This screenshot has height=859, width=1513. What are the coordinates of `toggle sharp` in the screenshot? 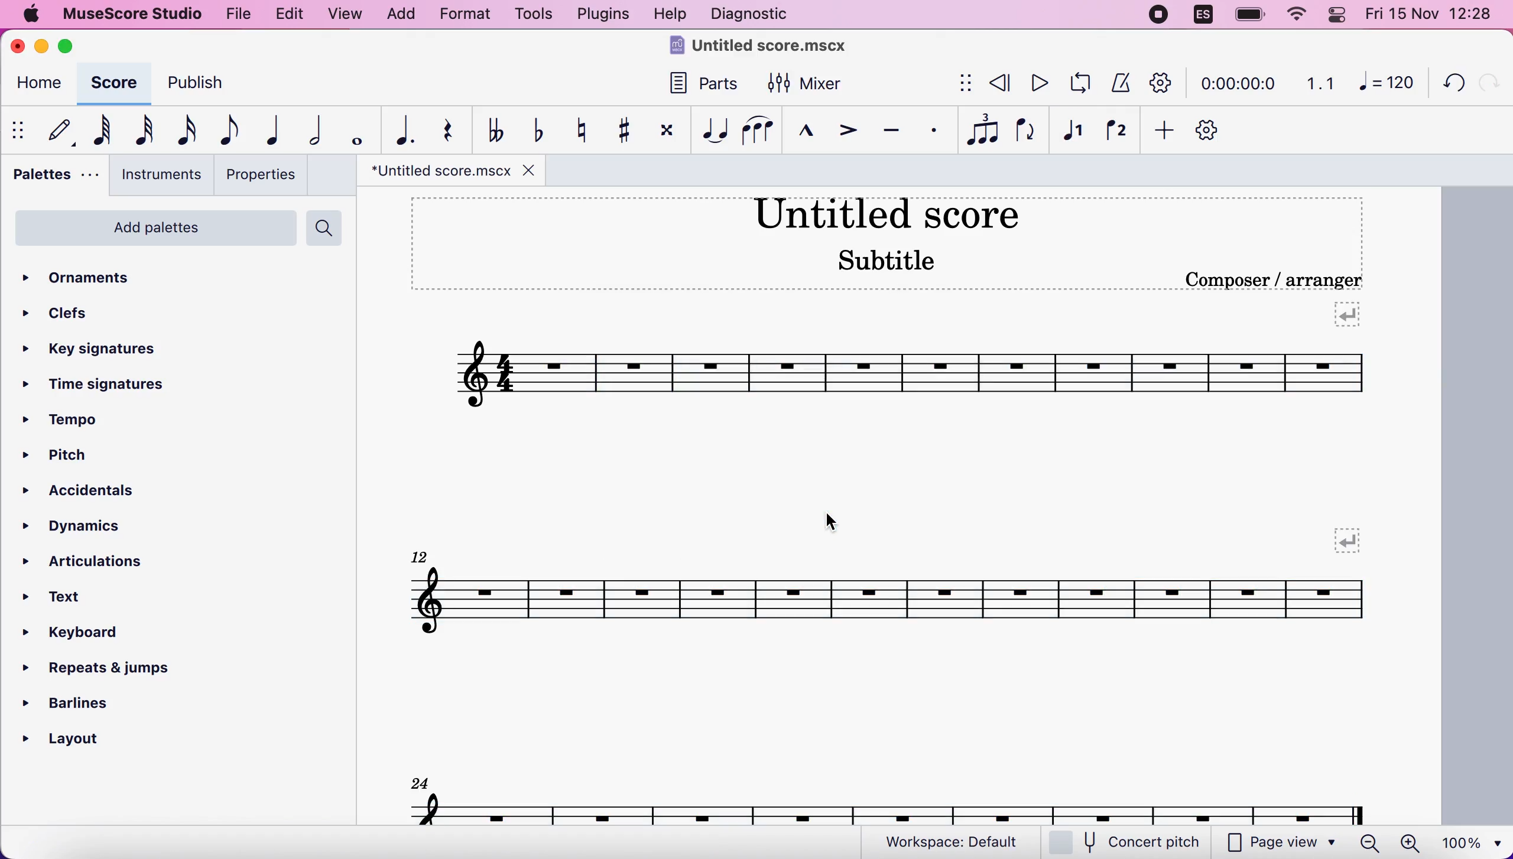 It's located at (622, 131).